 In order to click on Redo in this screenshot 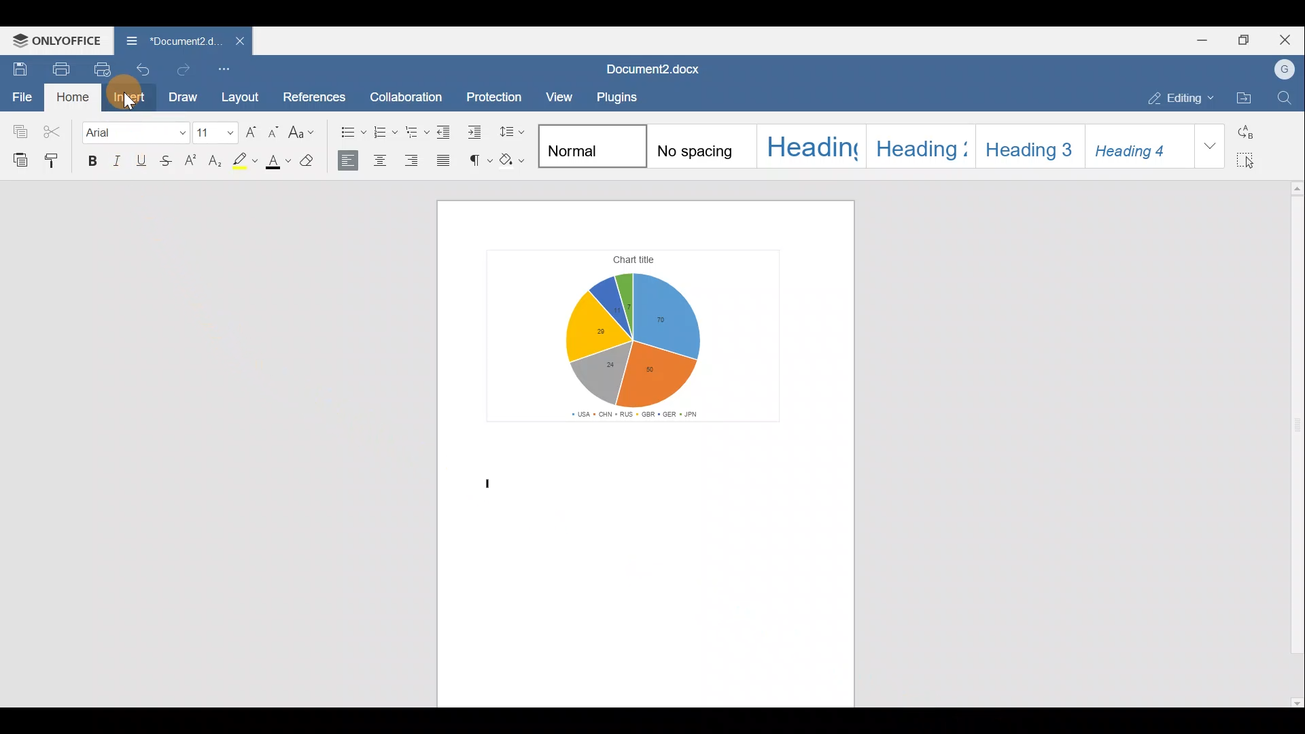, I will do `click(187, 69)`.